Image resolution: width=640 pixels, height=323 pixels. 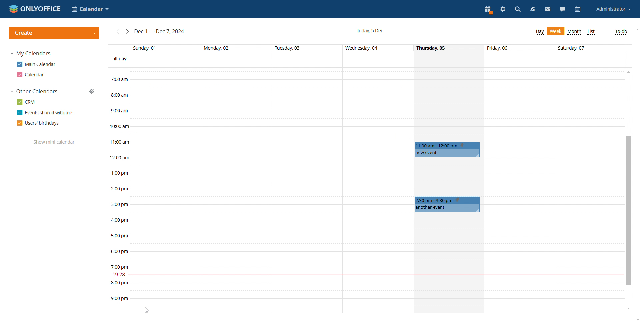 What do you see at coordinates (119, 267) in the screenshot?
I see `7:00 pm` at bounding box center [119, 267].